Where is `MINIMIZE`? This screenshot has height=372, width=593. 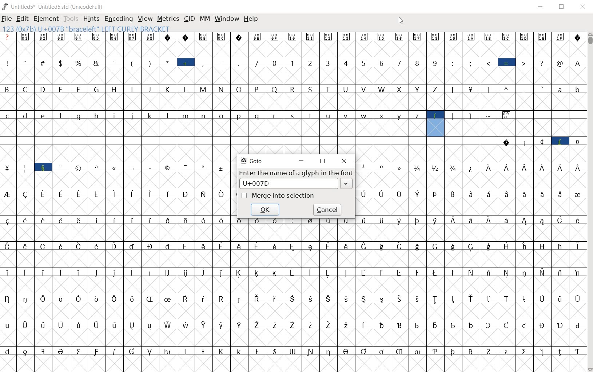
MINIMIZE is located at coordinates (302, 161).